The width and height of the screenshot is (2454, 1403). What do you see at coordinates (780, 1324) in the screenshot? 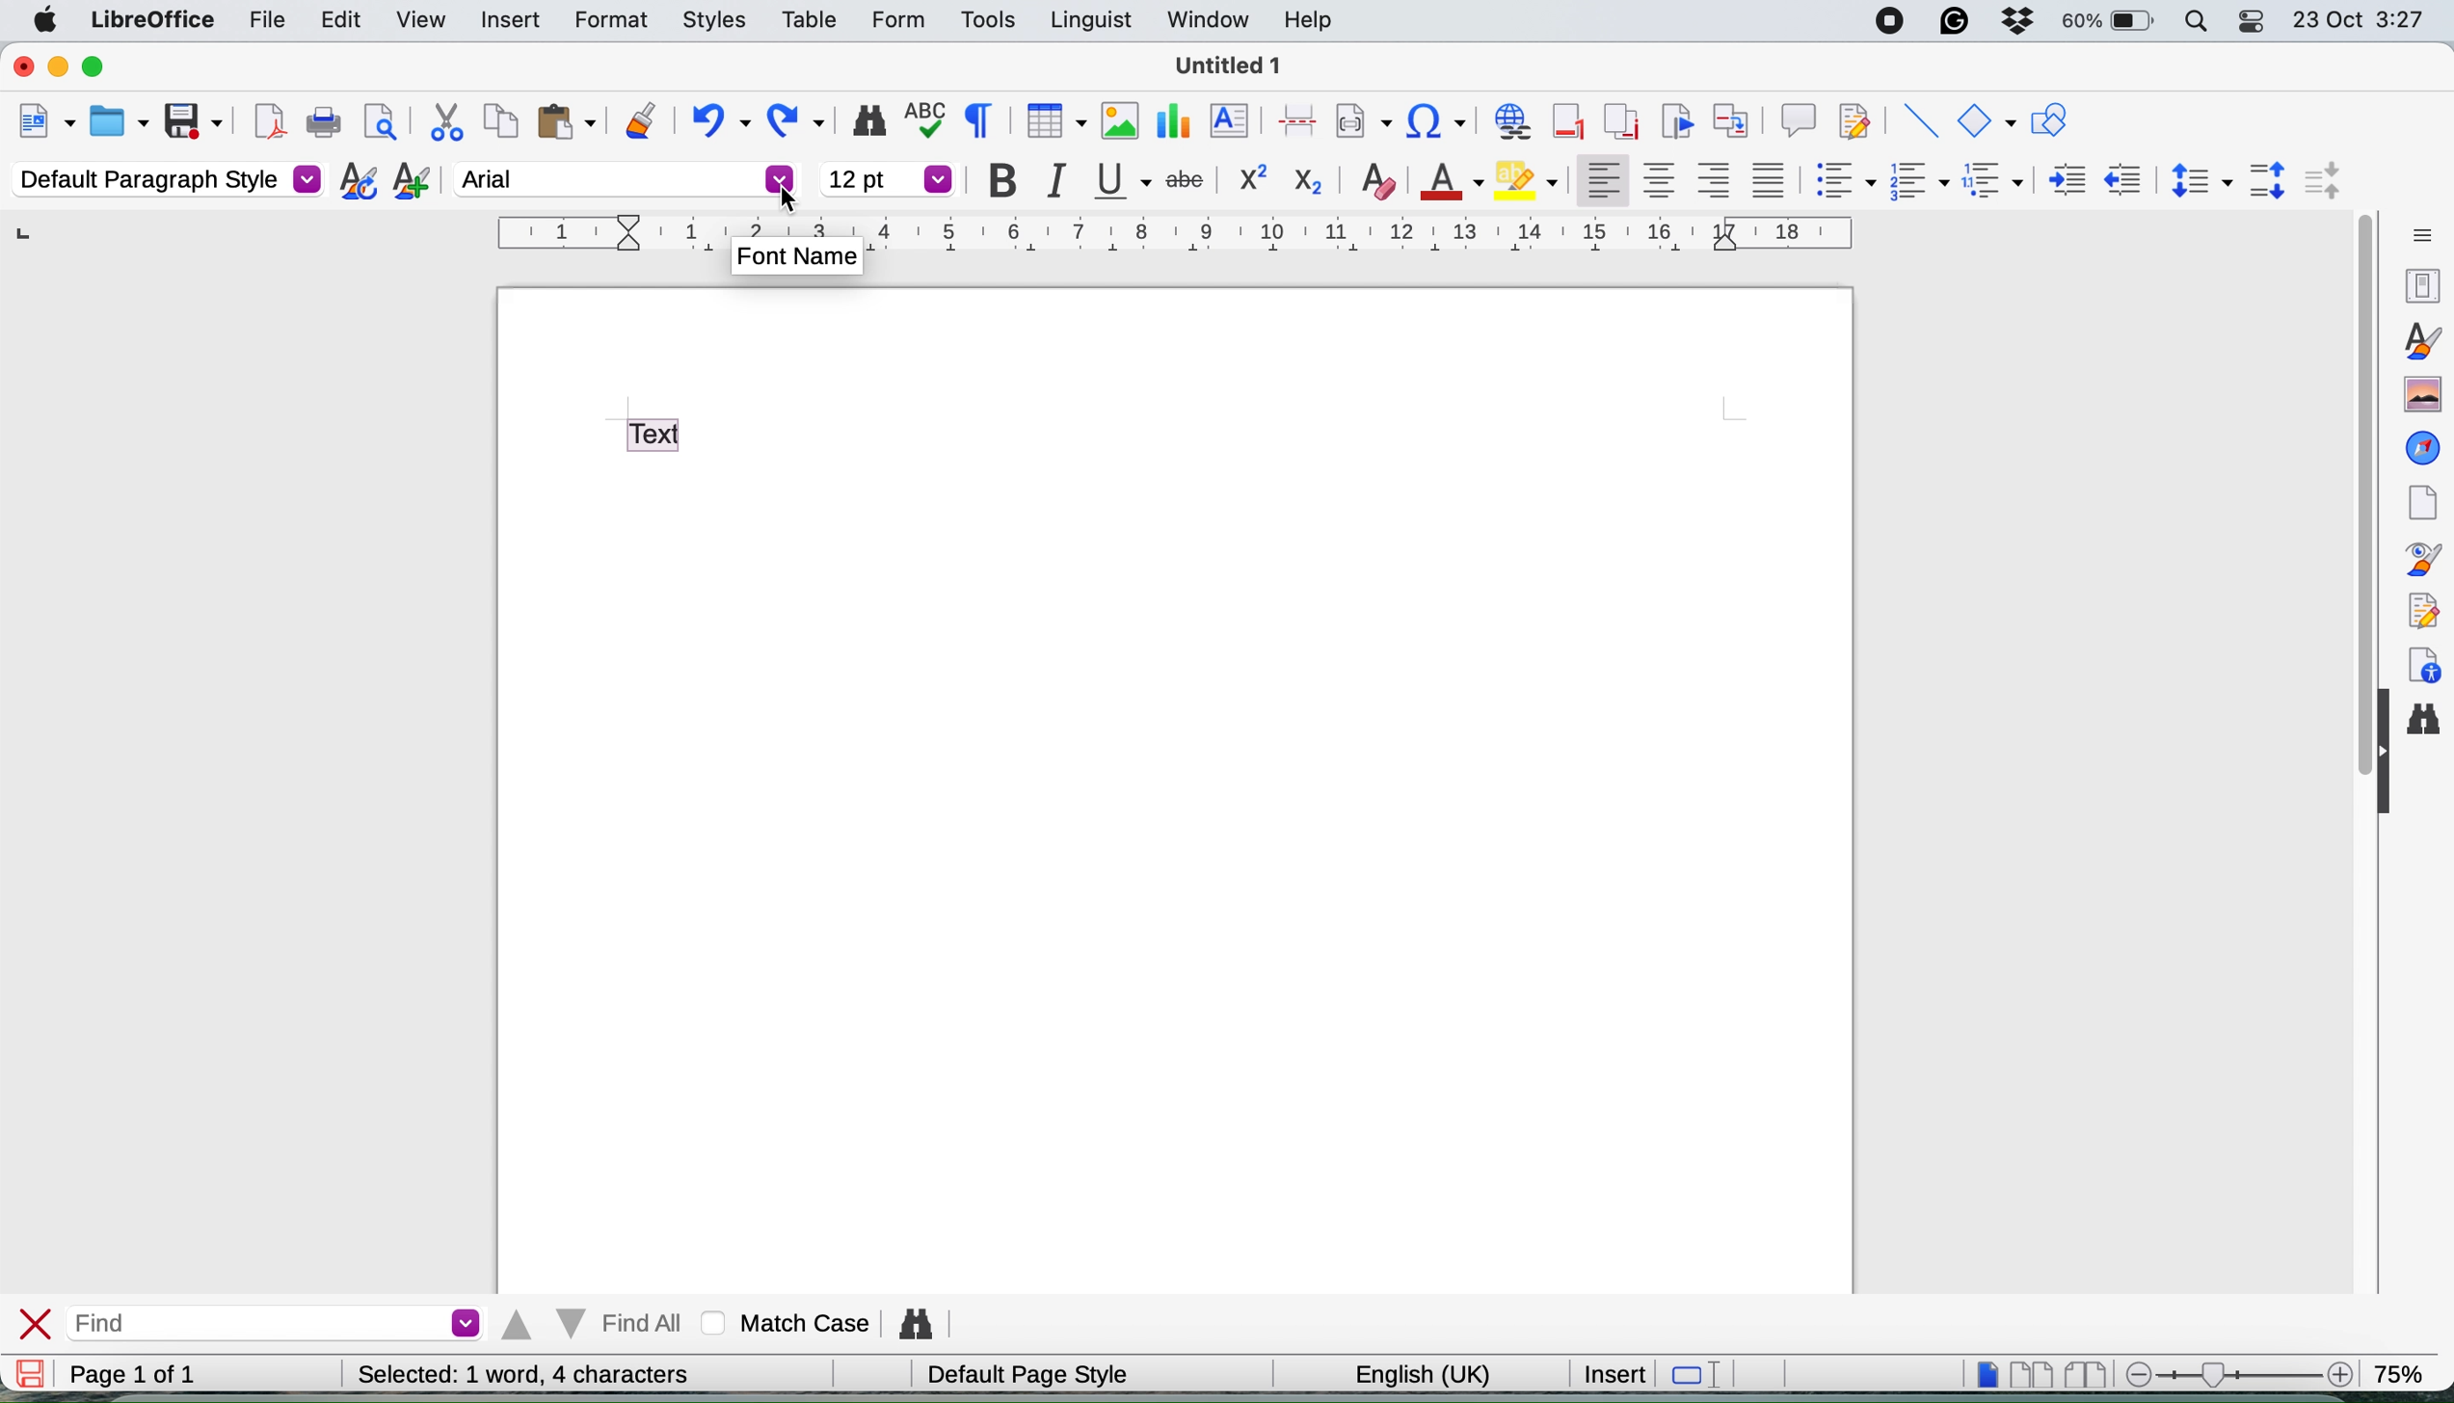
I see `match case` at bounding box center [780, 1324].